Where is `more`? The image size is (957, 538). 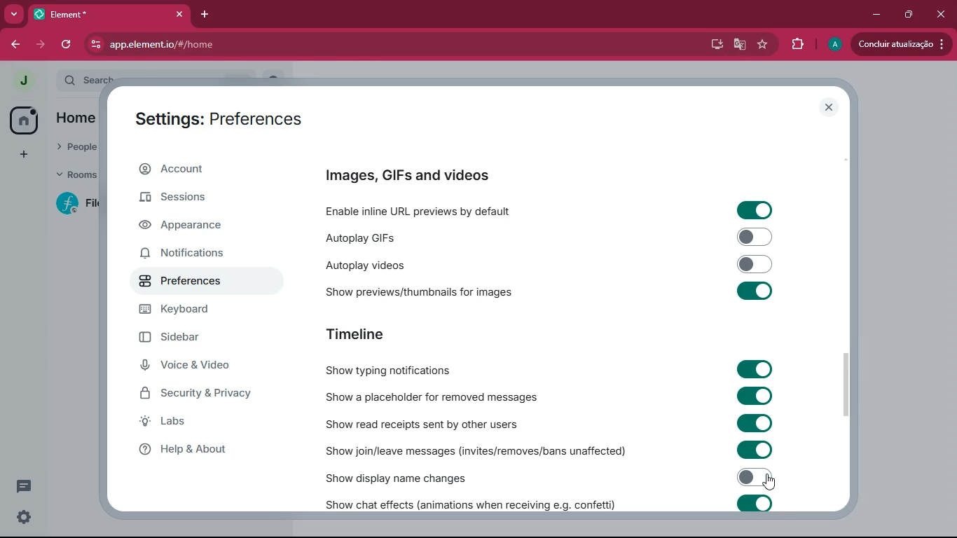
more is located at coordinates (14, 15).